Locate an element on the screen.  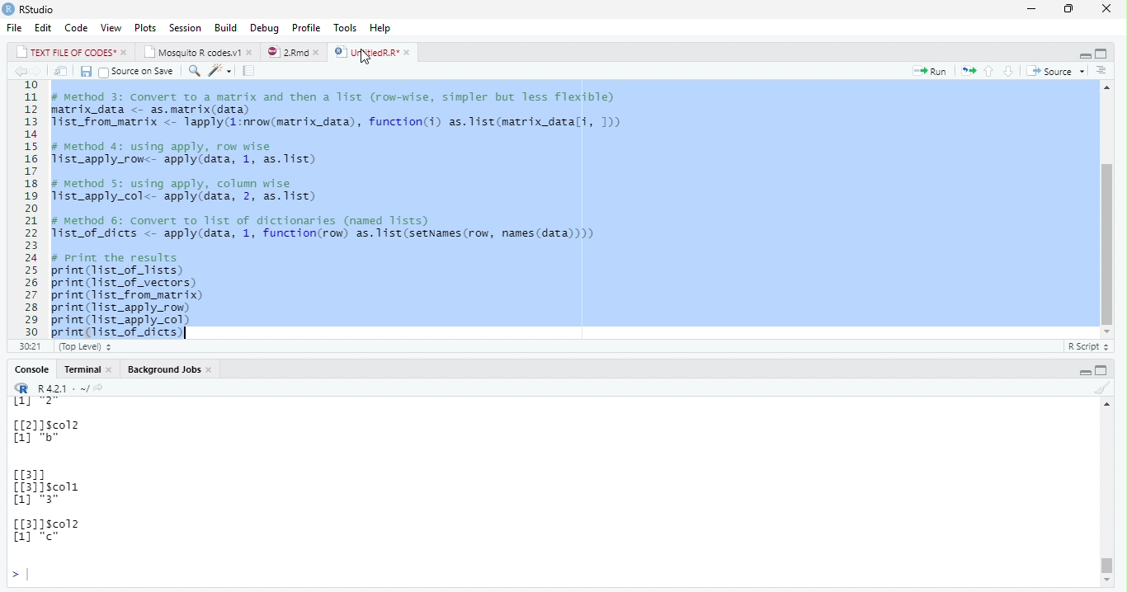
re-run the previous code region is located at coordinates (966, 72).